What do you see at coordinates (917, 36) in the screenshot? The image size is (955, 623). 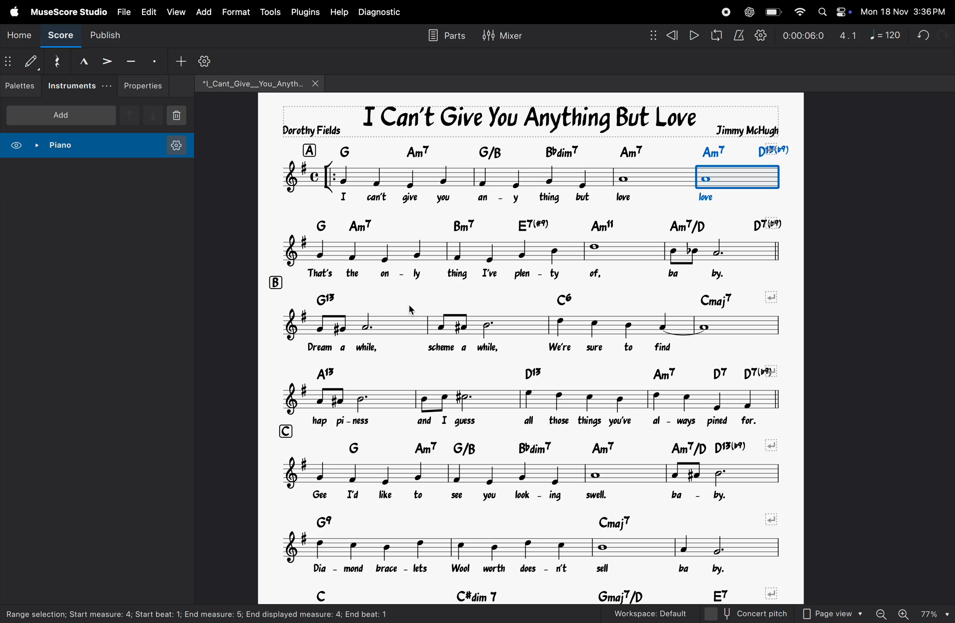 I see `undo` at bounding box center [917, 36].